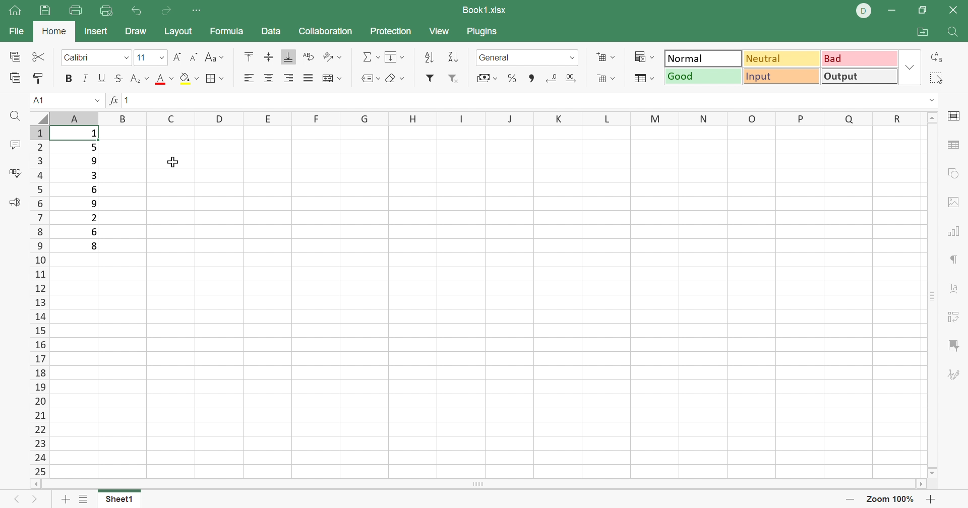 The width and height of the screenshot is (968, 508). Describe the element at coordinates (114, 99) in the screenshot. I see `fx` at that location.